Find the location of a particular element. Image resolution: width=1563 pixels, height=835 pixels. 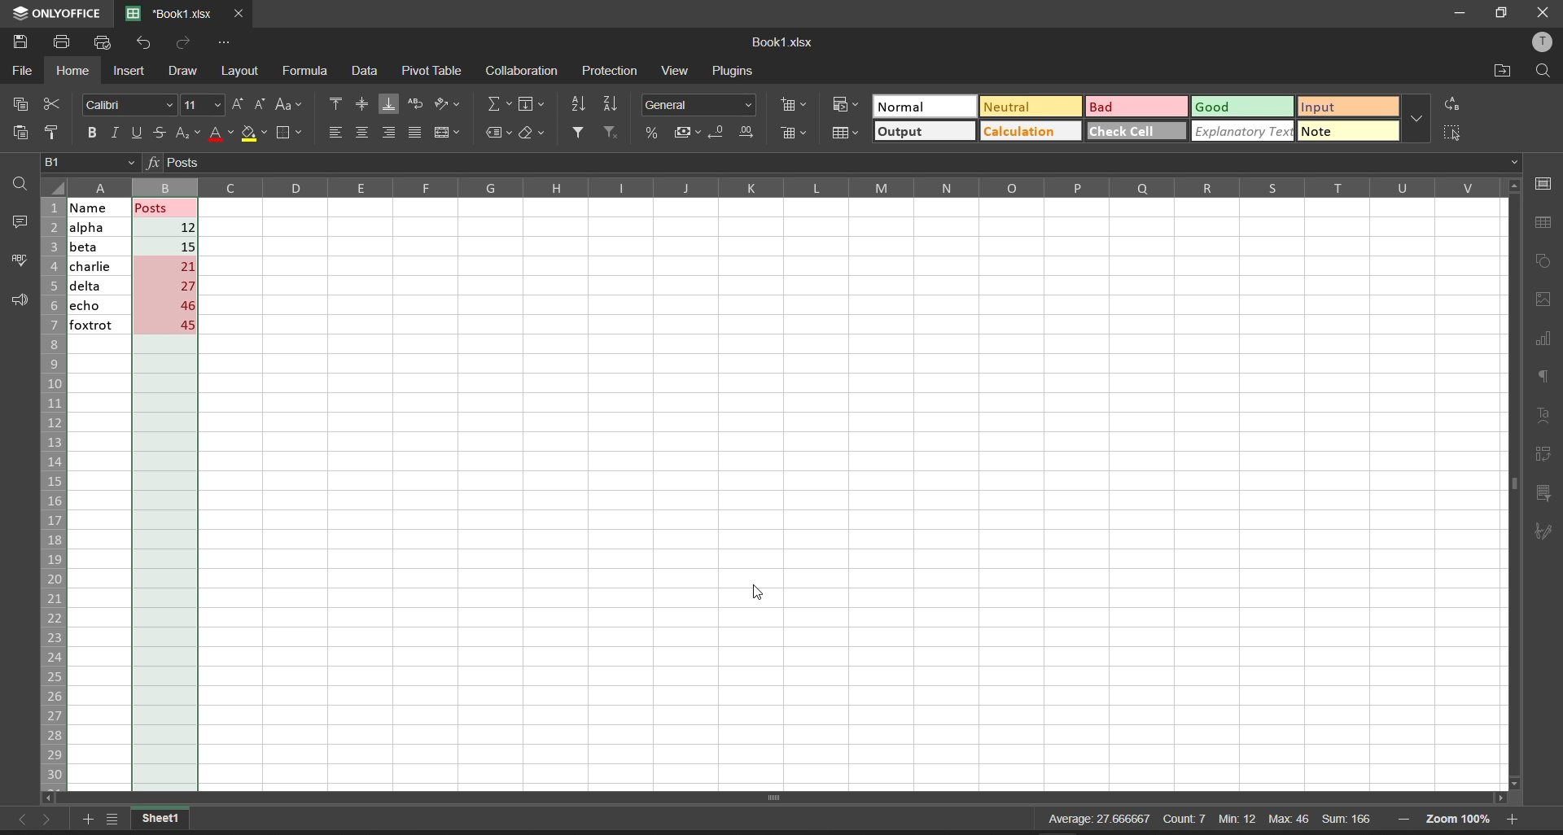

filter is located at coordinates (574, 132).